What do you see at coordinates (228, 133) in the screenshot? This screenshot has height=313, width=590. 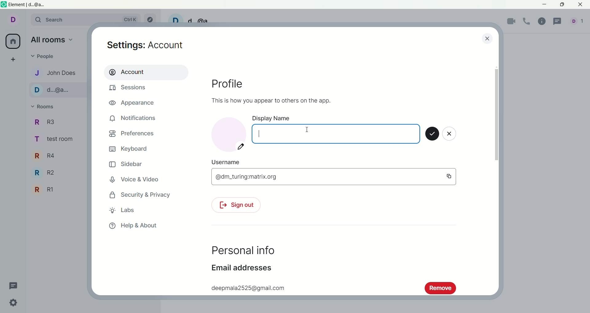 I see `account` at bounding box center [228, 133].